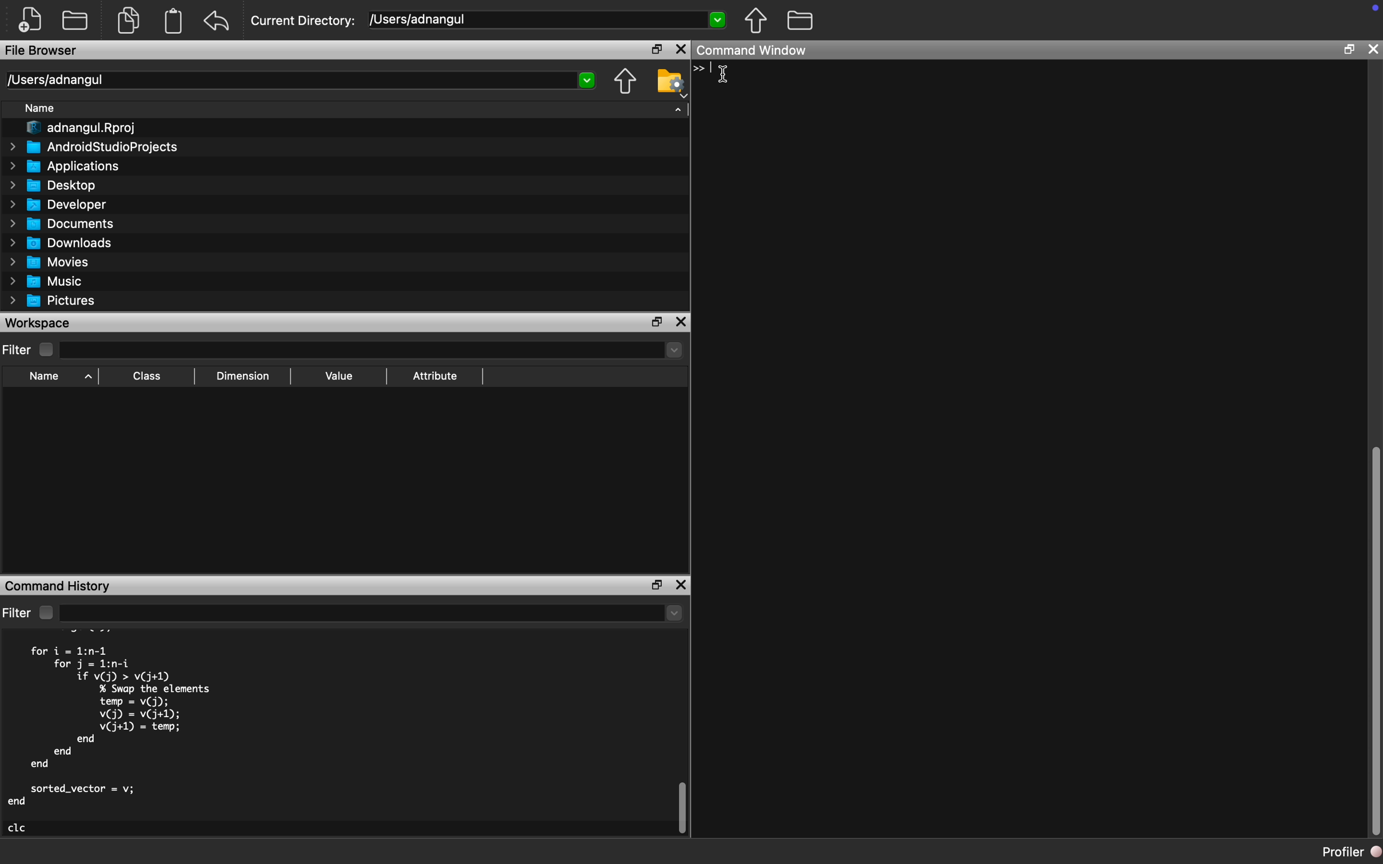 This screenshot has width=1383, height=864. I want to click on Dropdown, so click(370, 350).